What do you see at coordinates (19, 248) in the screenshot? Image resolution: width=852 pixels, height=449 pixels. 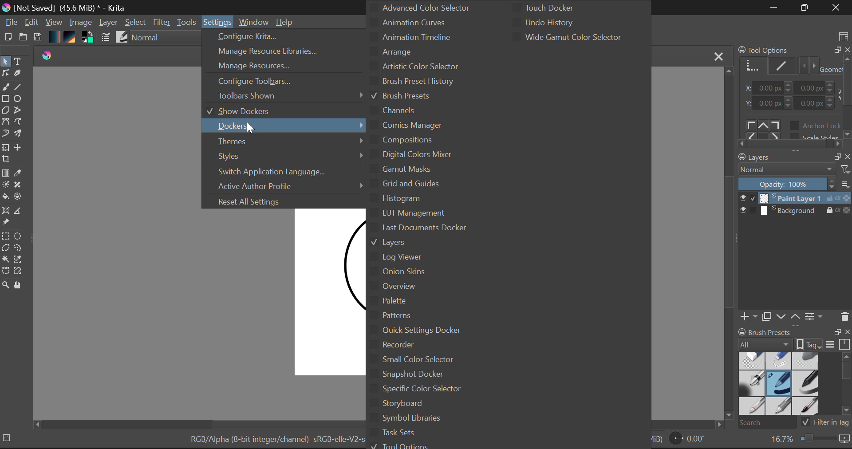 I see `Freehand Selection` at bounding box center [19, 248].